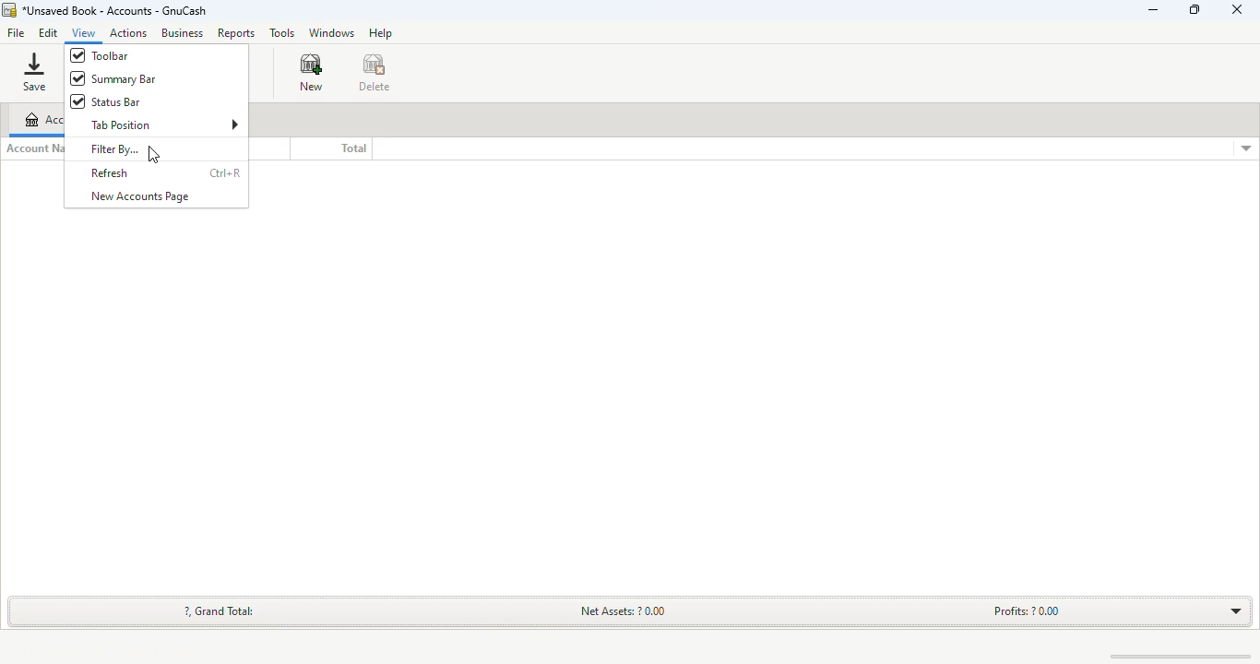 Image resolution: width=1260 pixels, height=664 pixels. What do you see at coordinates (220, 611) in the screenshot?
I see `?, grand total:` at bounding box center [220, 611].